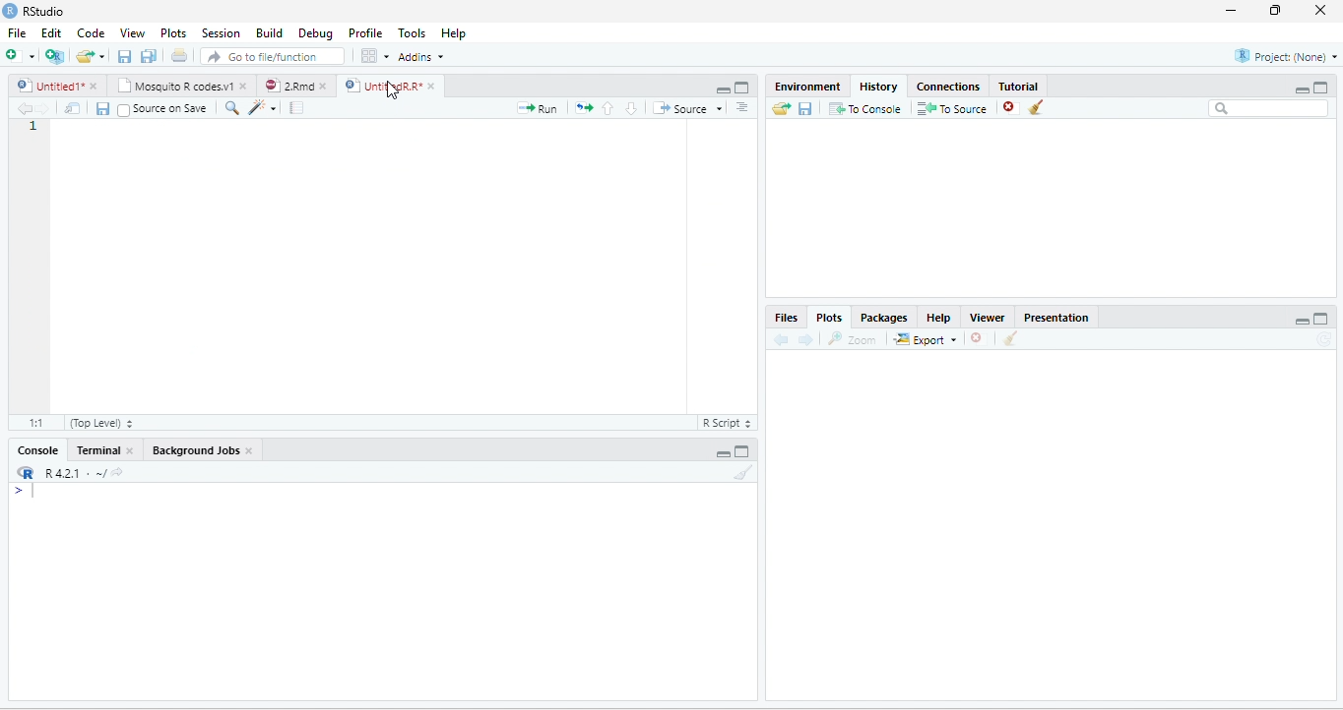 This screenshot has height=710, width=1343. What do you see at coordinates (264, 108) in the screenshot?
I see `Code tools` at bounding box center [264, 108].